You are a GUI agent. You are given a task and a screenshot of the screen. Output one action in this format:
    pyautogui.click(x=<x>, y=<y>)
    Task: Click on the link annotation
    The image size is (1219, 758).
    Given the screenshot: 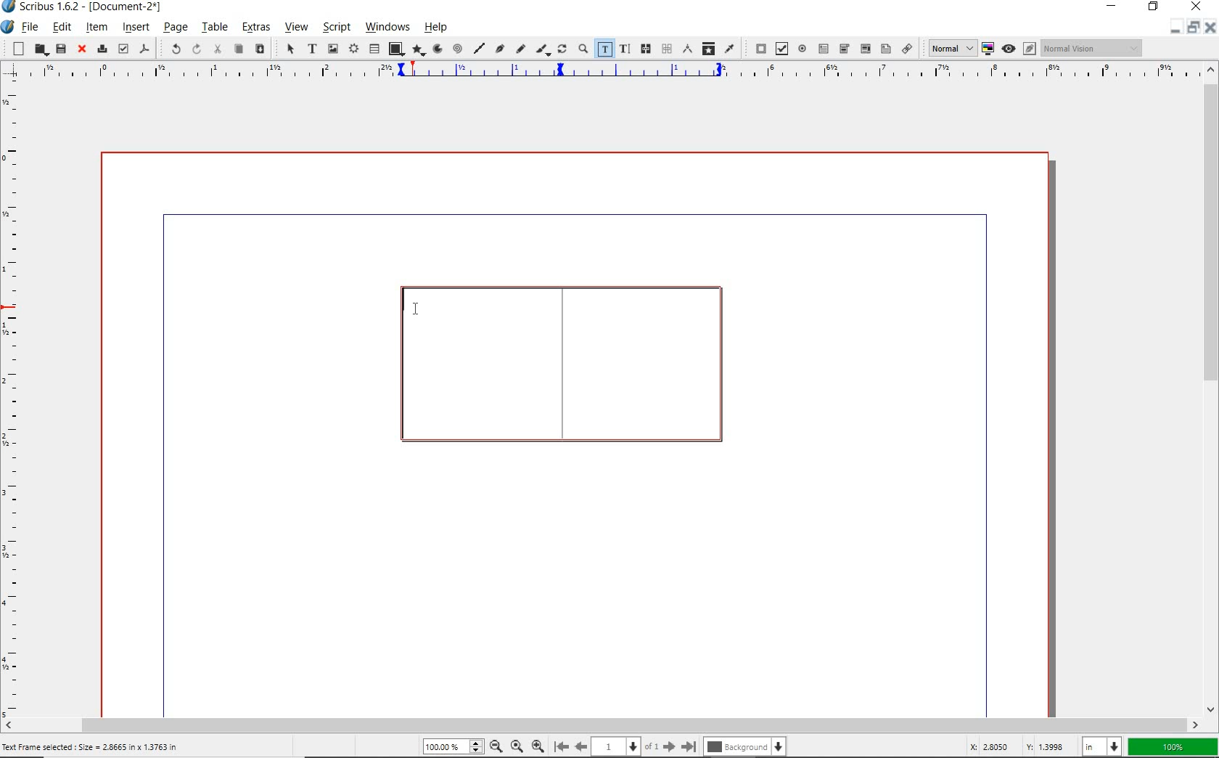 What is the action you would take?
    pyautogui.click(x=906, y=48)
    